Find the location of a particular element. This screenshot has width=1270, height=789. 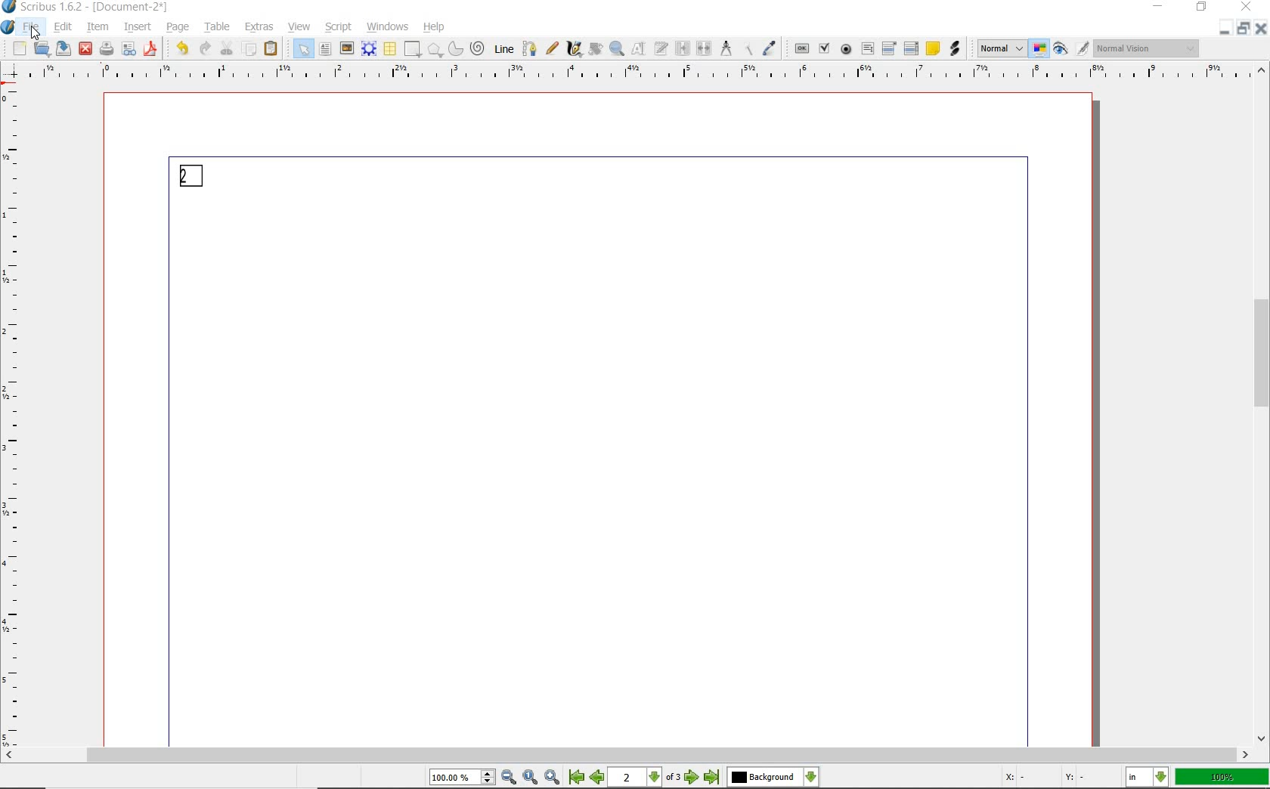

shape is located at coordinates (411, 50).